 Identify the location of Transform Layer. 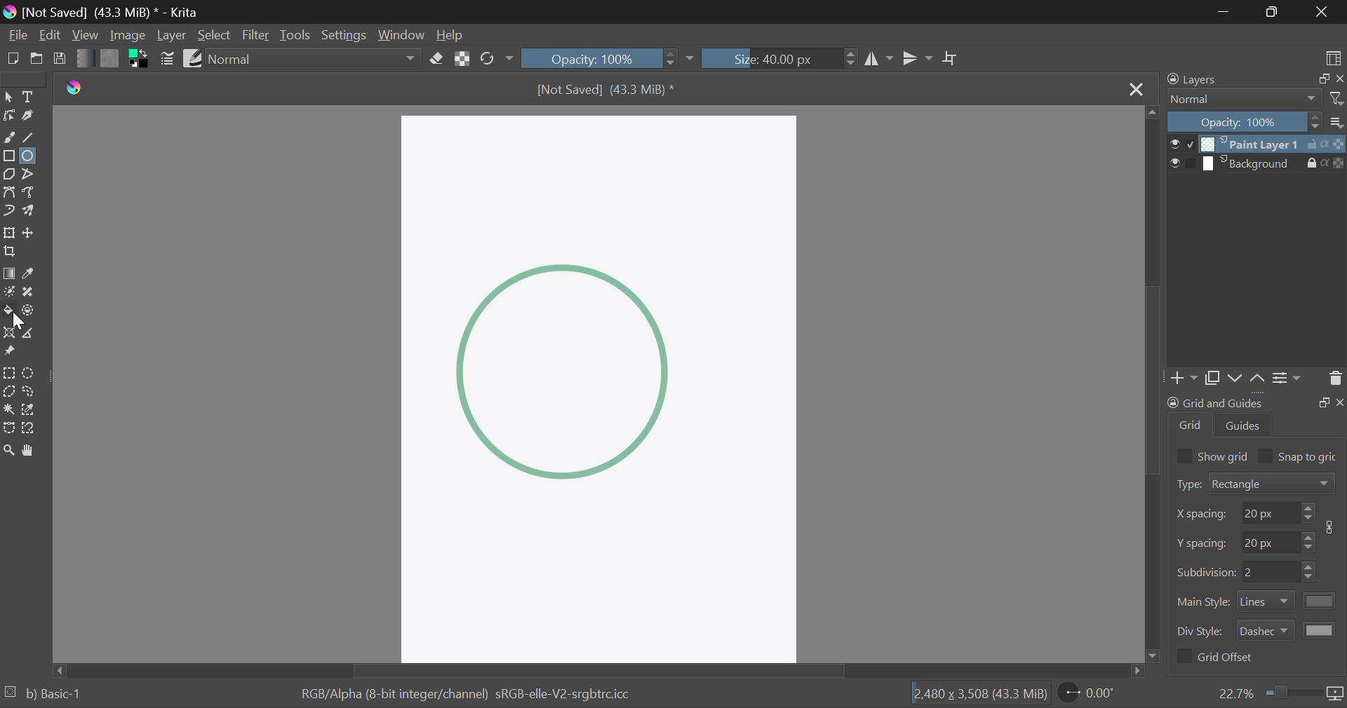
(8, 233).